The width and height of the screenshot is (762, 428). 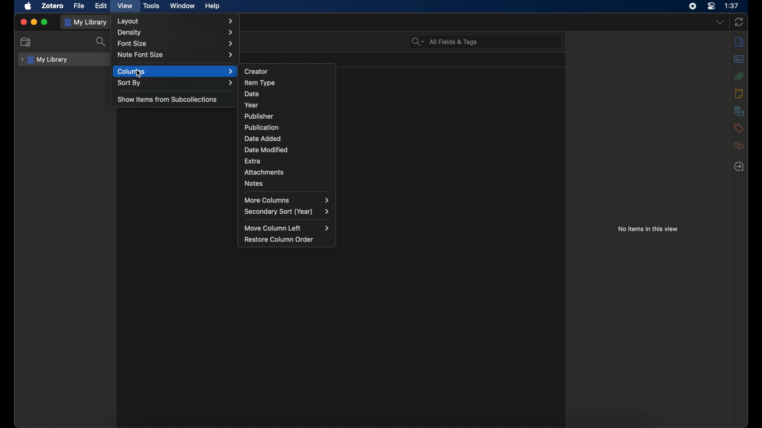 What do you see at coordinates (739, 128) in the screenshot?
I see `tags` at bounding box center [739, 128].